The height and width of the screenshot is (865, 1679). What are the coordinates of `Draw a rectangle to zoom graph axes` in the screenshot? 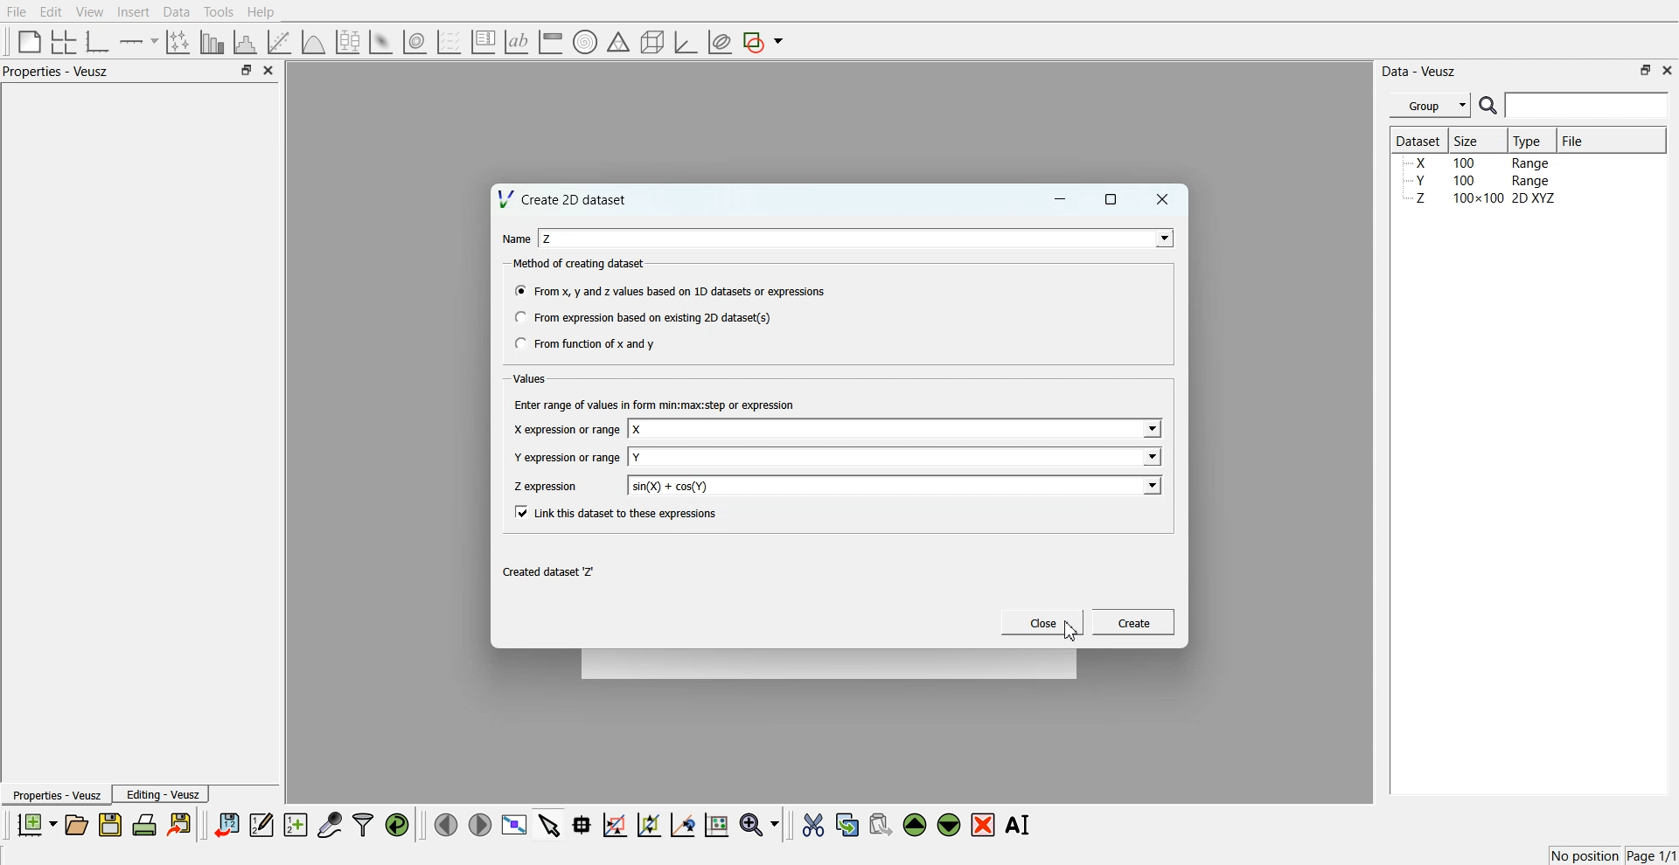 It's located at (614, 825).